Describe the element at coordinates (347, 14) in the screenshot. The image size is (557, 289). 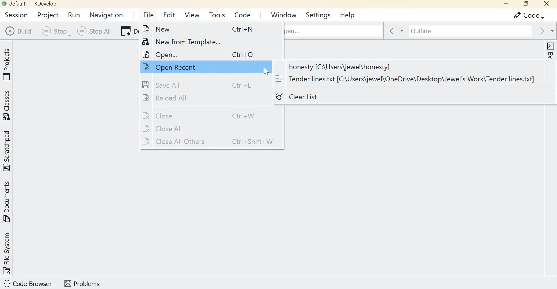
I see `Help` at that location.